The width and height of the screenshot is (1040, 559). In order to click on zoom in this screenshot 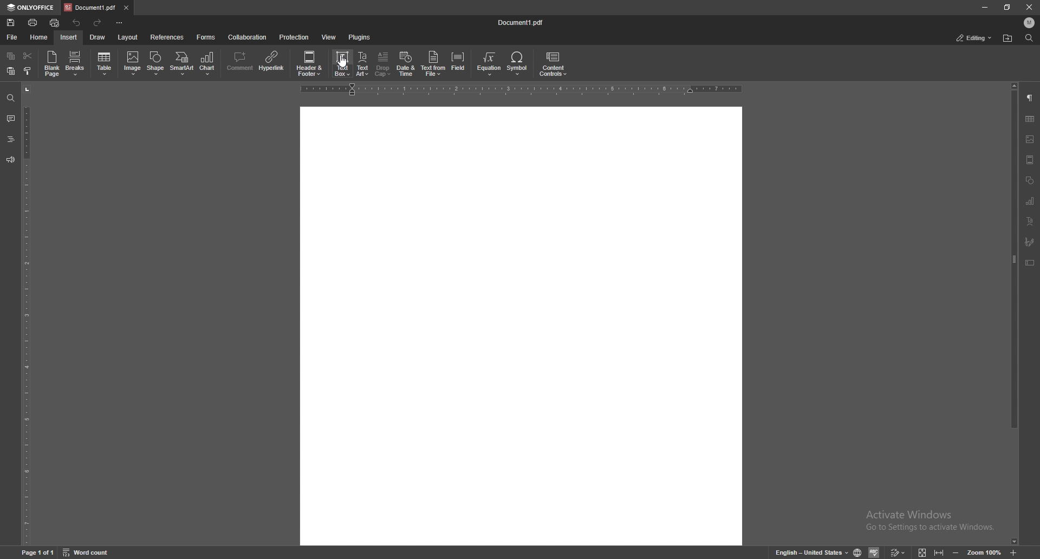, I will do `click(984, 553)`.